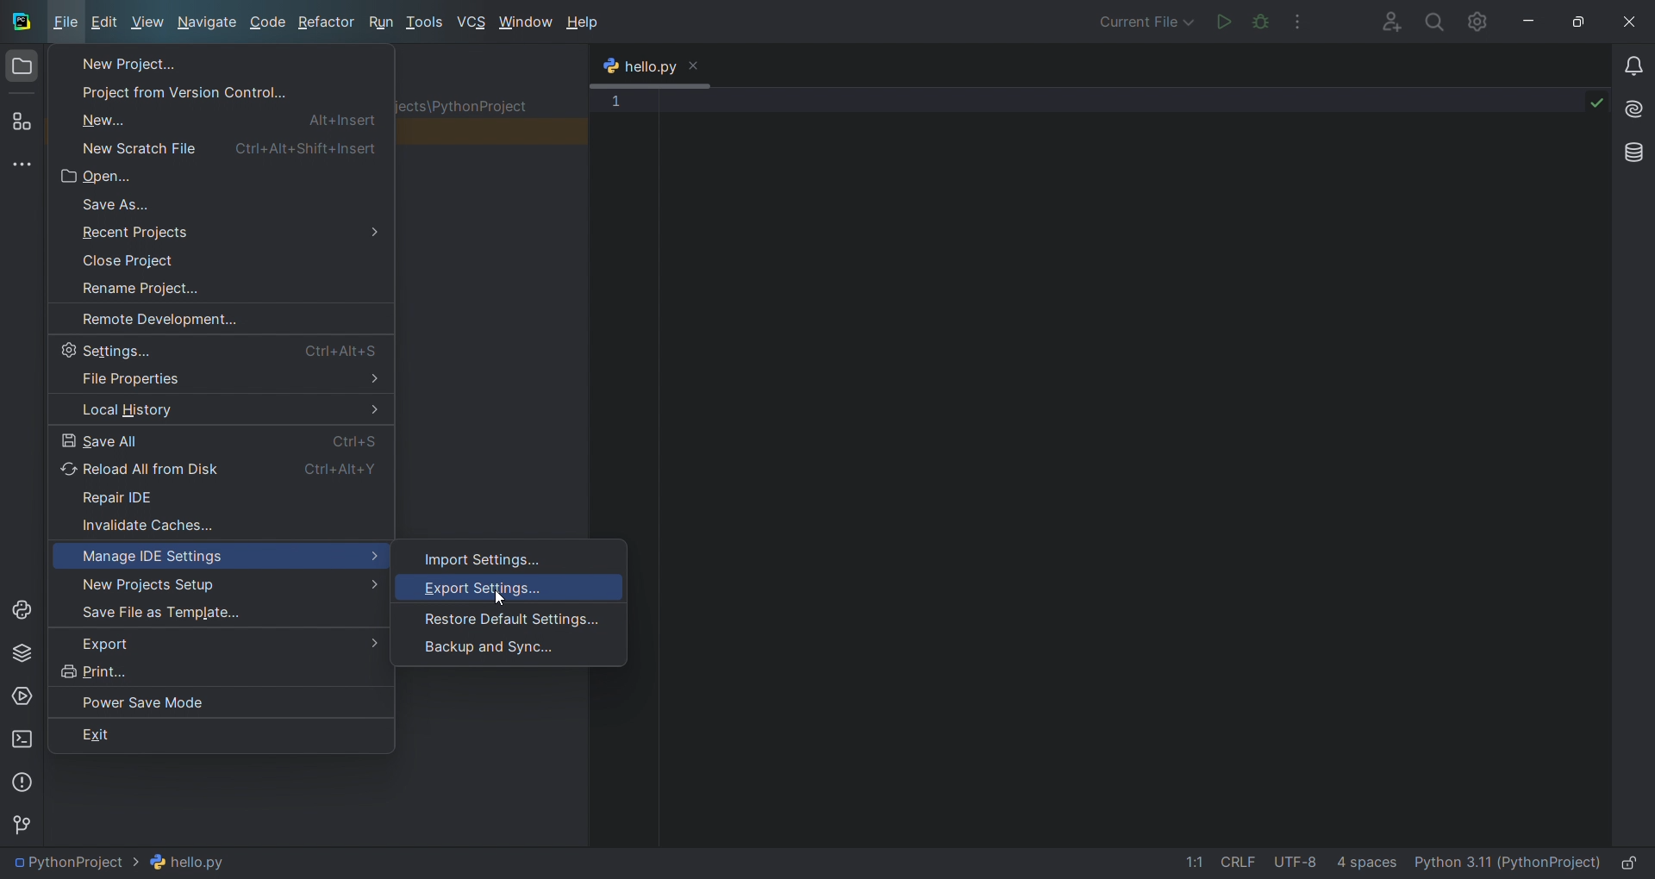 The width and height of the screenshot is (1655, 879). What do you see at coordinates (222, 257) in the screenshot?
I see `close project` at bounding box center [222, 257].